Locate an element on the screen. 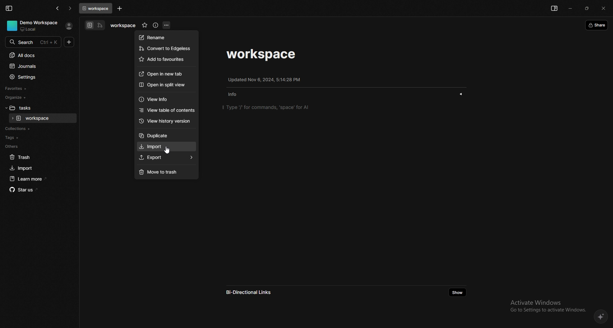 Image resolution: width=613 pixels, height=328 pixels. import is located at coordinates (37, 168).